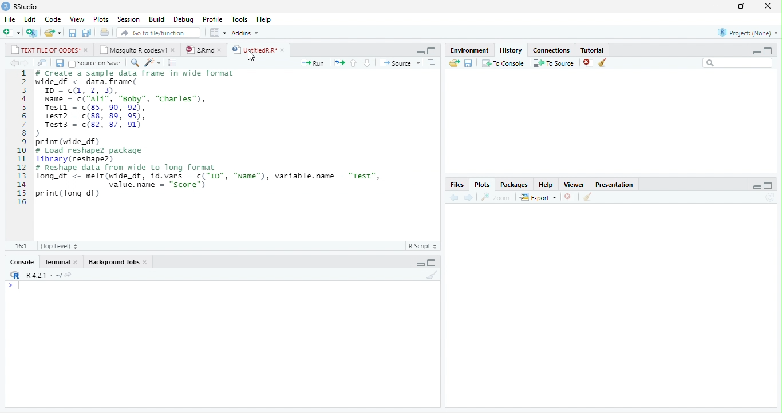 The image size is (782, 413). Describe the element at coordinates (56, 261) in the screenshot. I see `Terminal` at that location.